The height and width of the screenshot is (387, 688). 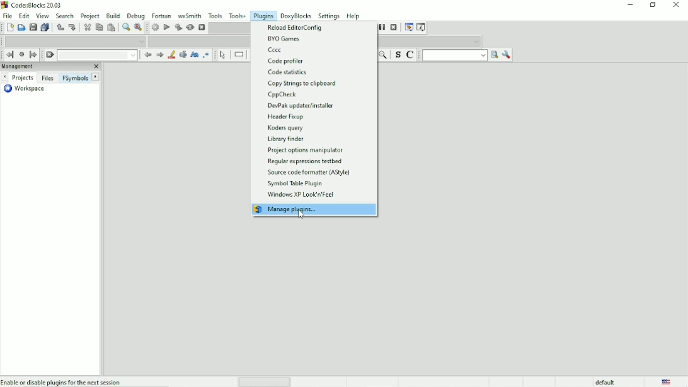 I want to click on Toggle comments, so click(x=411, y=55).